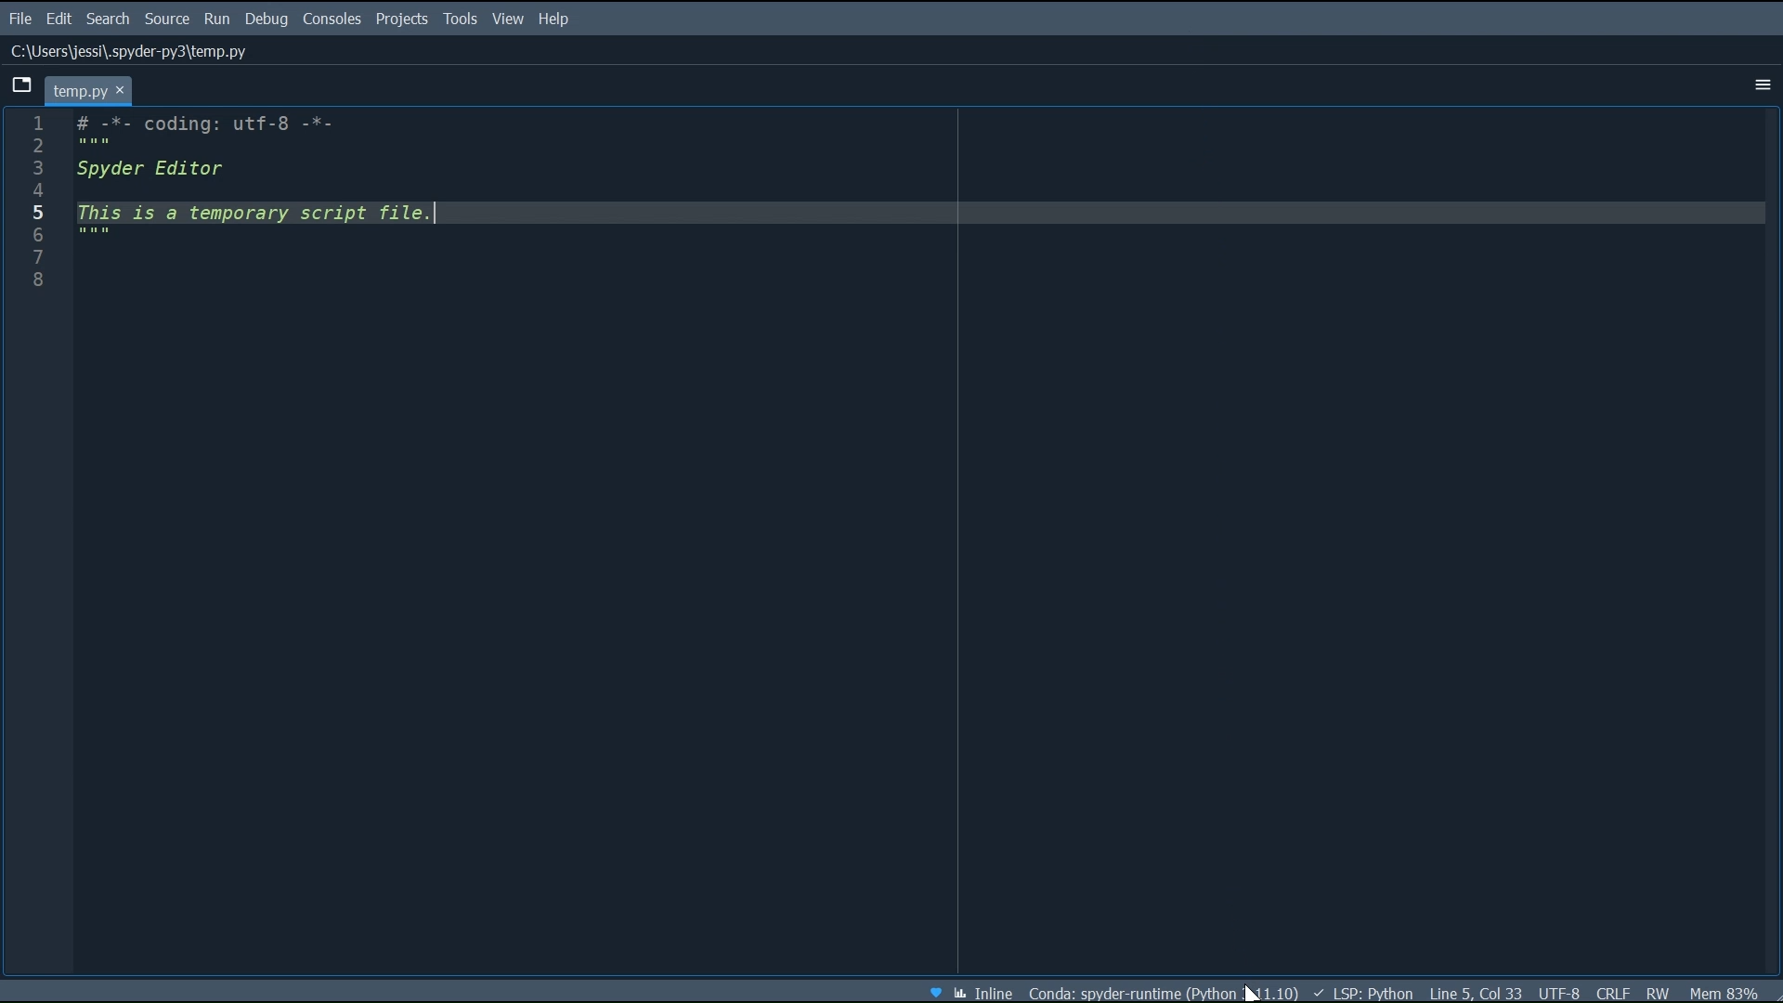 The width and height of the screenshot is (1783, 1003). What do you see at coordinates (332, 20) in the screenshot?
I see `Consoles` at bounding box center [332, 20].